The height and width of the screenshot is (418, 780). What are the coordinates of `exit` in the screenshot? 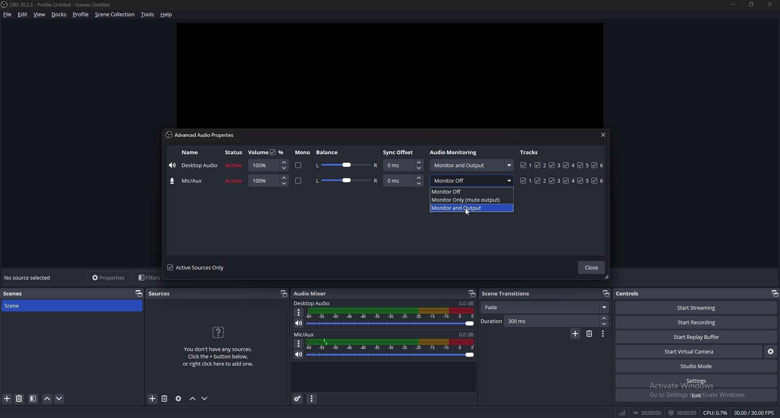 It's located at (695, 395).